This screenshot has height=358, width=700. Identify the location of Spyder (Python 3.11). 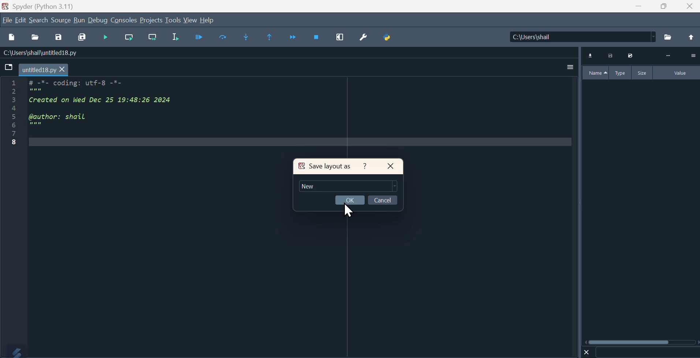
(38, 5).